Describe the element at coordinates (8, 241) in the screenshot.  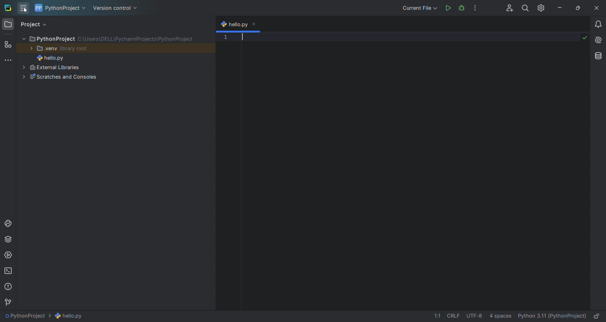
I see `python package` at that location.